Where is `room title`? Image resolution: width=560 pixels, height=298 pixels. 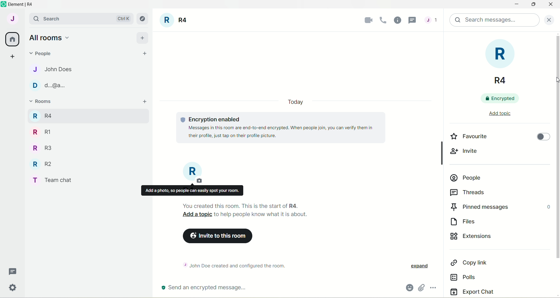 room title is located at coordinates (501, 65).